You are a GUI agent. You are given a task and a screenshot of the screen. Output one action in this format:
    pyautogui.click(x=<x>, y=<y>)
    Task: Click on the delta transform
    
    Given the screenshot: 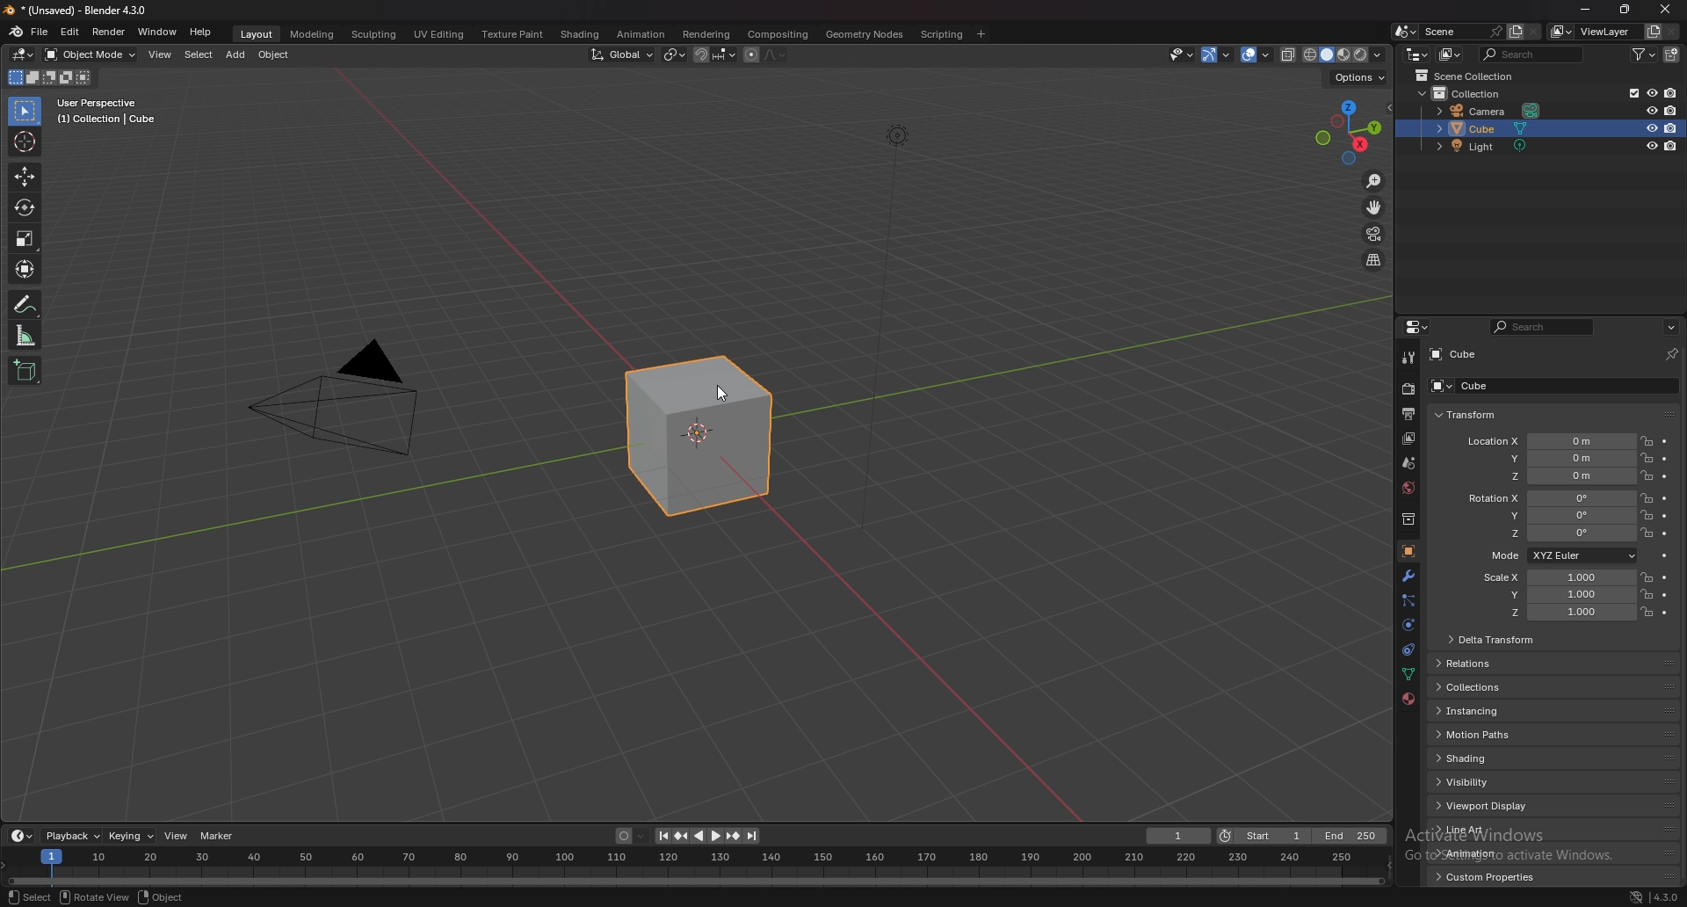 What is the action you would take?
    pyautogui.click(x=1494, y=638)
    